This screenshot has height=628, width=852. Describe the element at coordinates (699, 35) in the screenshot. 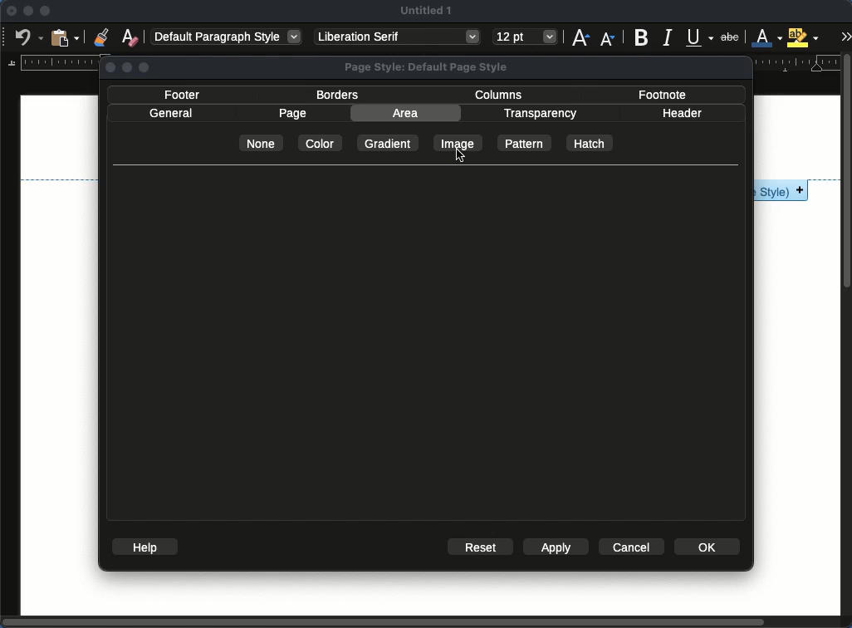

I see `underline` at that location.